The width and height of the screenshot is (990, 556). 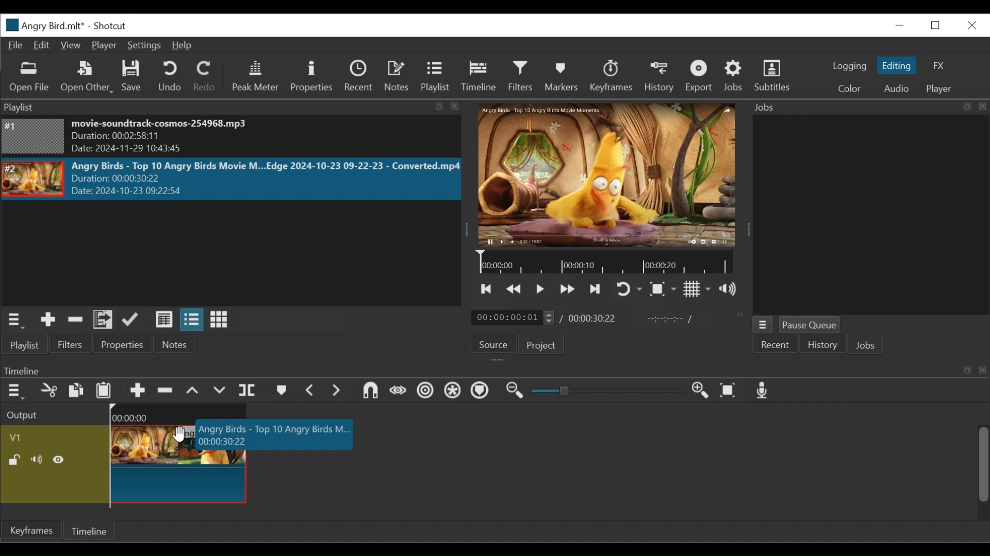 I want to click on Play quickly forward, so click(x=566, y=289).